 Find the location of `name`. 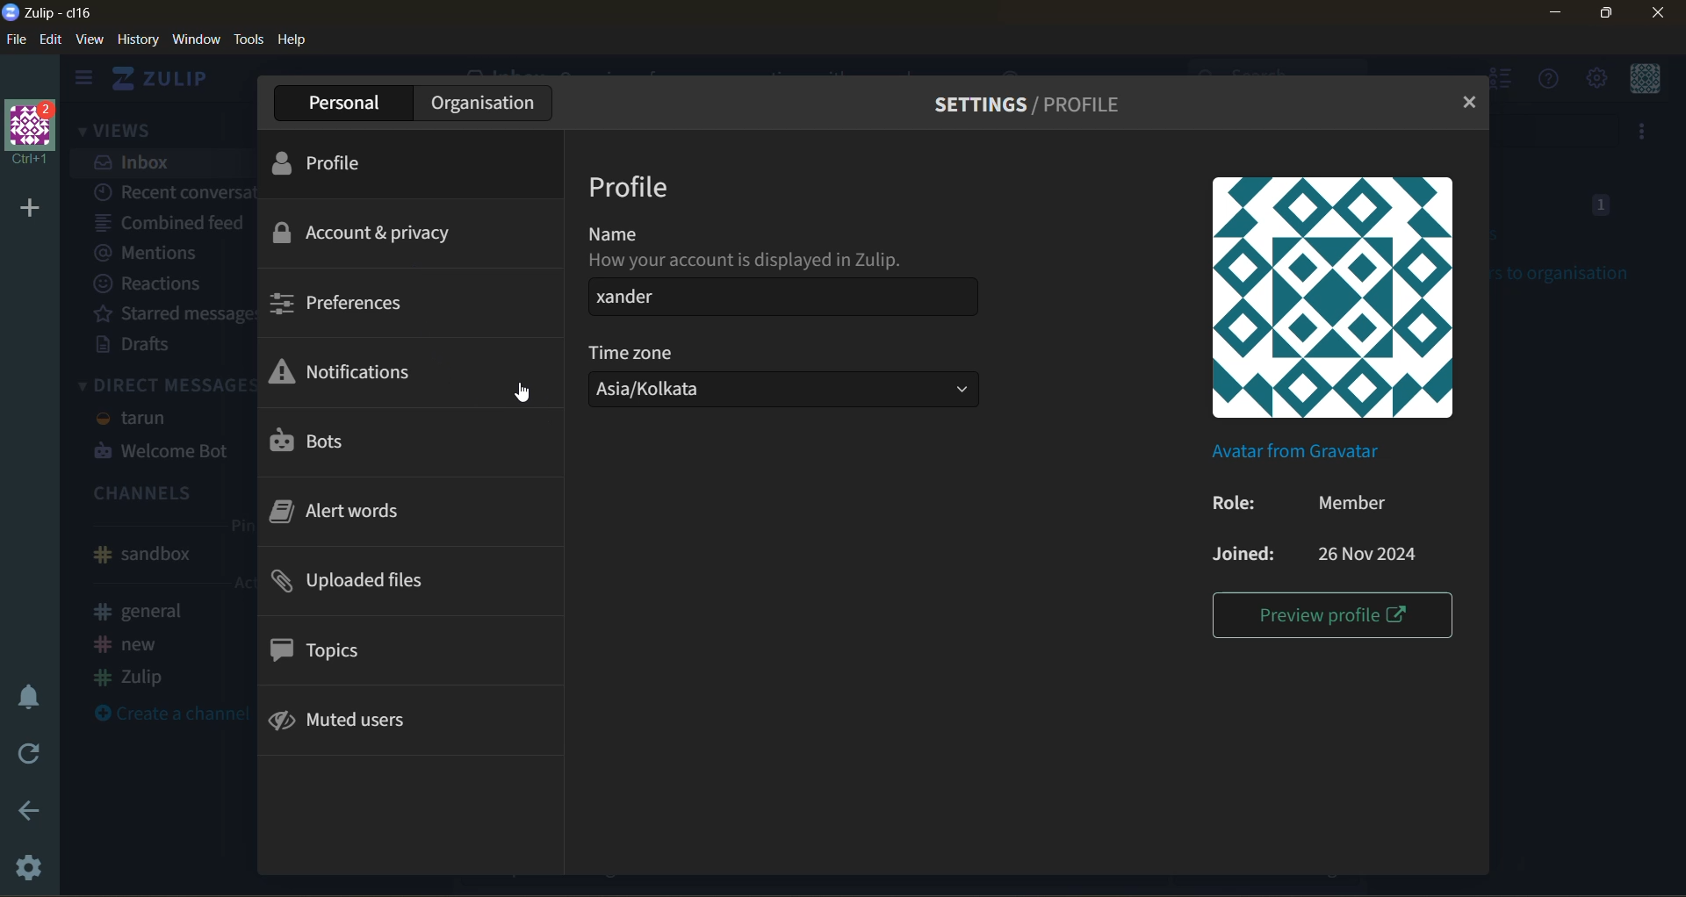

name is located at coordinates (802, 276).